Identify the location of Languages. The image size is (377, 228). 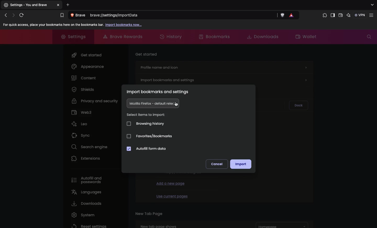
(86, 192).